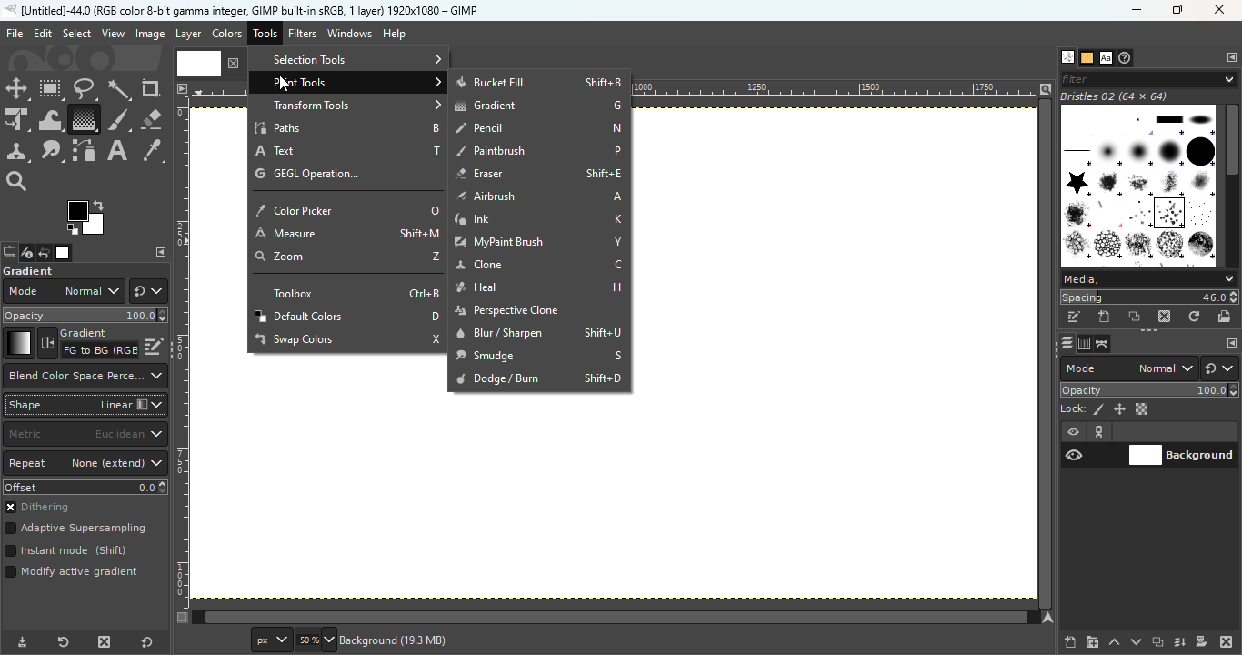 This screenshot has width=1242, height=655. Describe the element at coordinates (349, 34) in the screenshot. I see `Windows` at that location.